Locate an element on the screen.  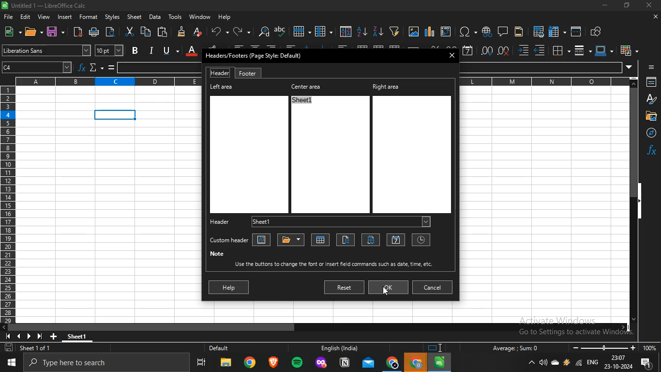
type here to search is located at coordinates (109, 363).